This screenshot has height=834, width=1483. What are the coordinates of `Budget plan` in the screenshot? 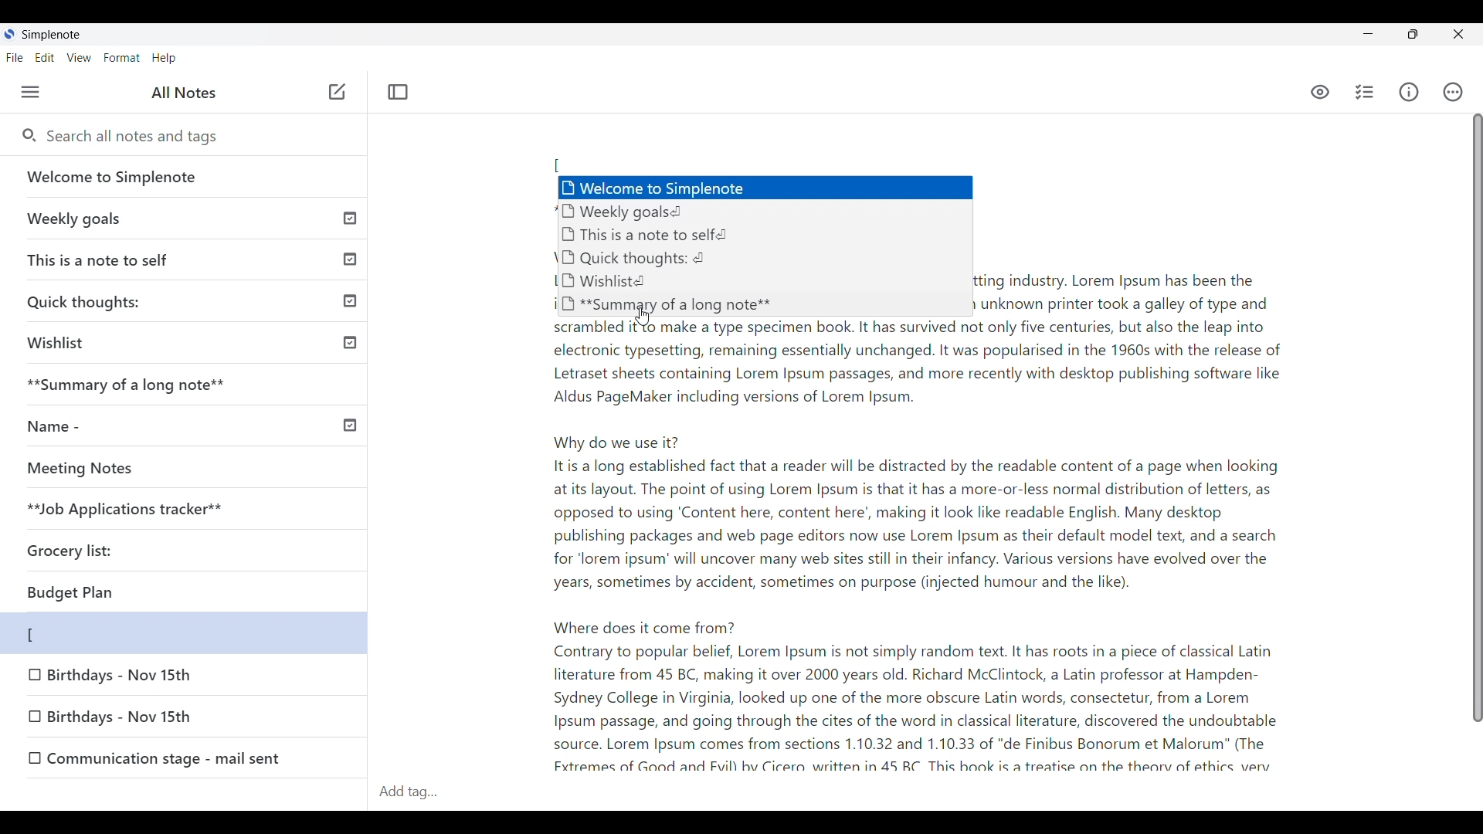 It's located at (129, 593).